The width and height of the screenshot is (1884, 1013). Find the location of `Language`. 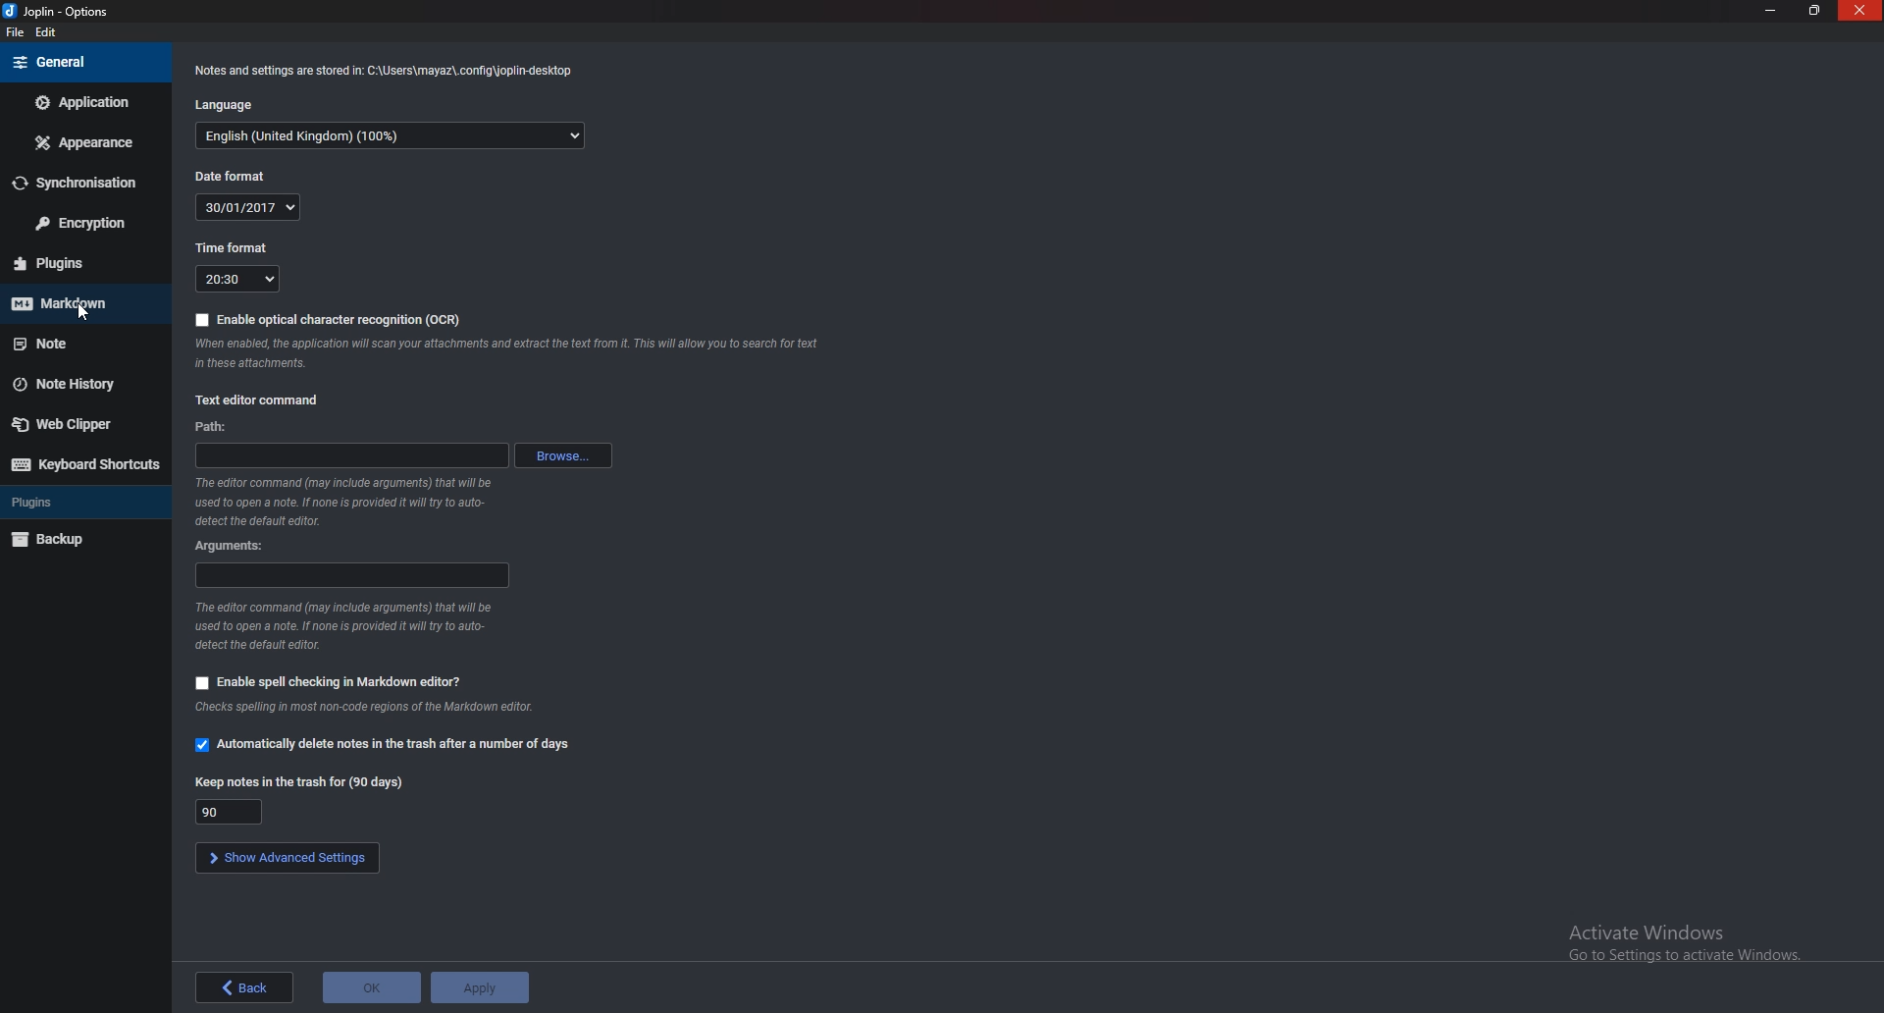

Language is located at coordinates (225, 107).